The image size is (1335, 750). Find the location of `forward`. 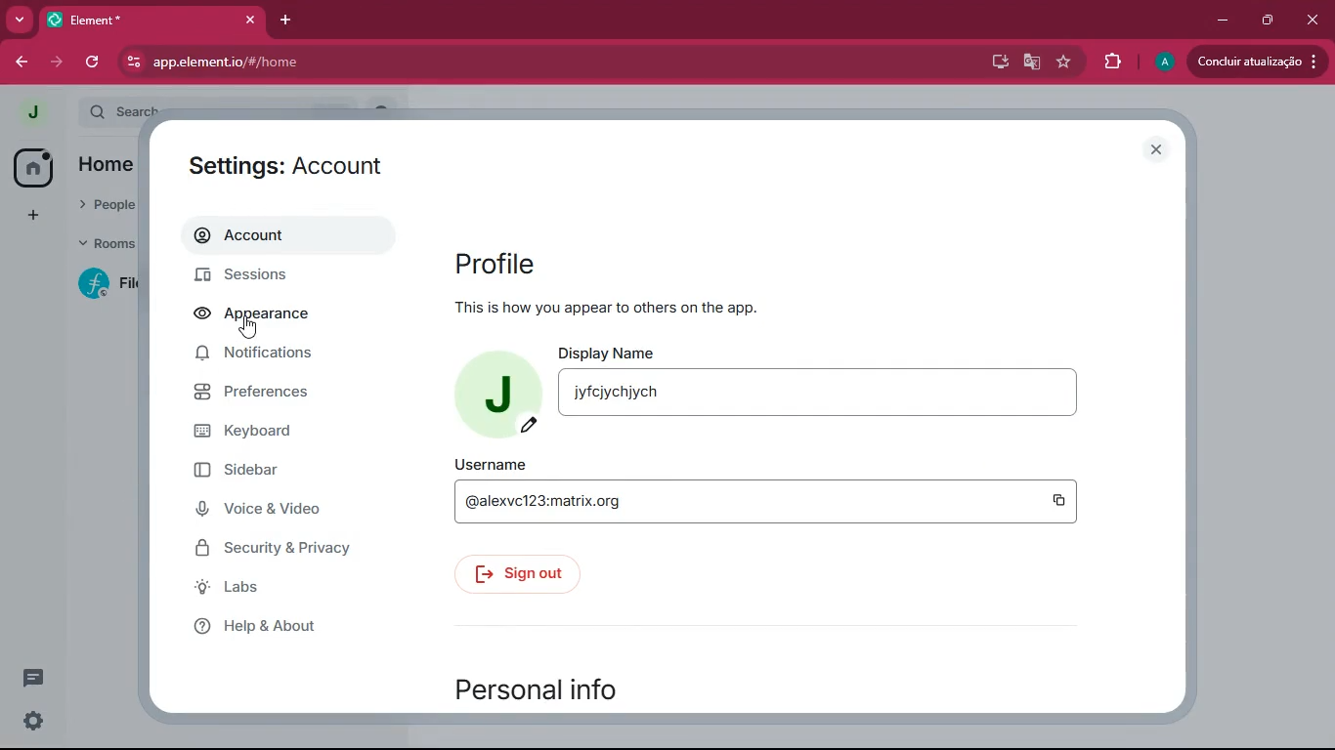

forward is located at coordinates (60, 62).